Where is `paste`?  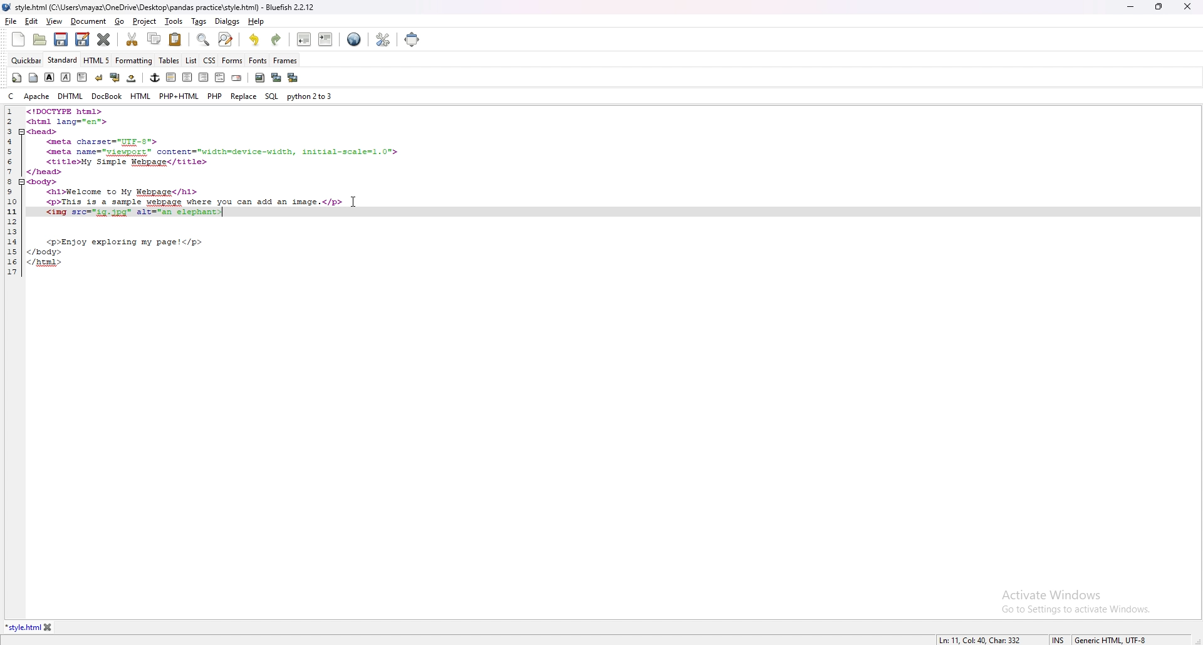 paste is located at coordinates (175, 39).